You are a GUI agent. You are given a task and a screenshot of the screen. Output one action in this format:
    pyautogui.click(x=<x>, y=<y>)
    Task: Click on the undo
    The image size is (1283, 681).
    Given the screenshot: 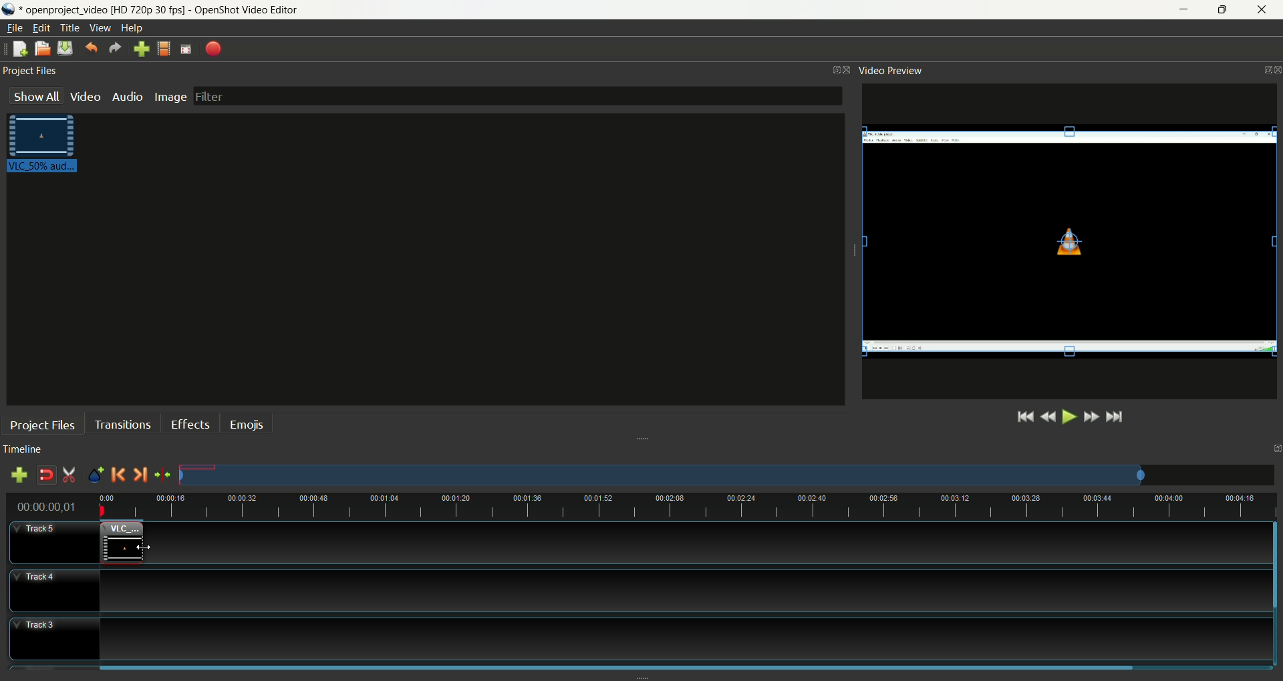 What is the action you would take?
    pyautogui.click(x=93, y=47)
    